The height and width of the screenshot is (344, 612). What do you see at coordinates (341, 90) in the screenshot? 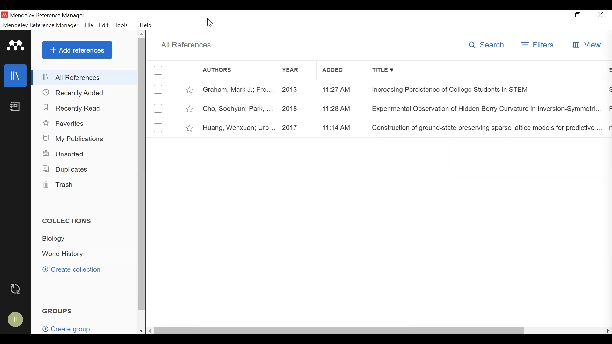
I see `11:27 AM` at bounding box center [341, 90].